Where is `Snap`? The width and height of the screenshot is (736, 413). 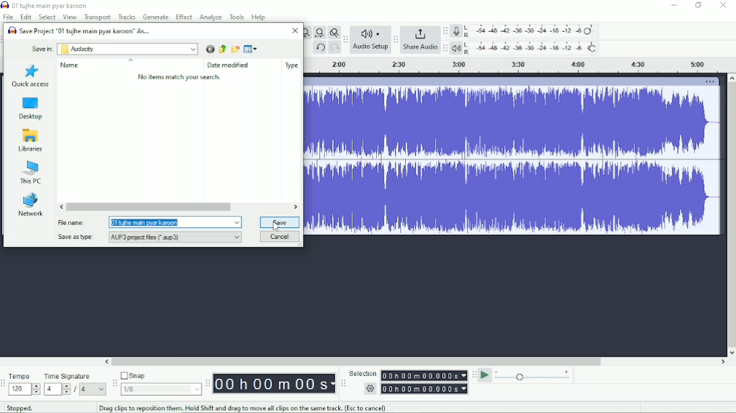
Snap is located at coordinates (160, 383).